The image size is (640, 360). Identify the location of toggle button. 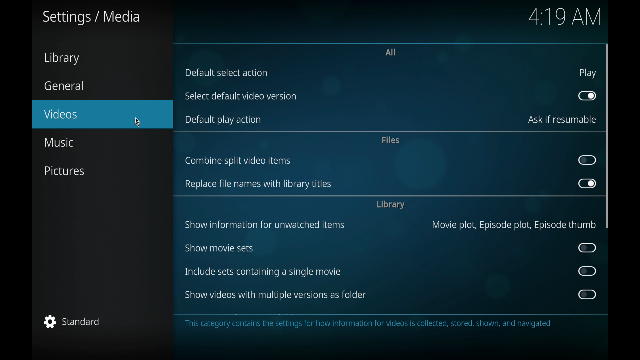
(587, 248).